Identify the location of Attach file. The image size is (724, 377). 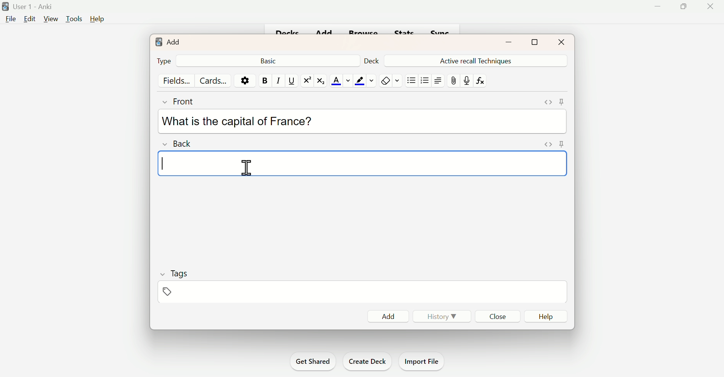
(454, 81).